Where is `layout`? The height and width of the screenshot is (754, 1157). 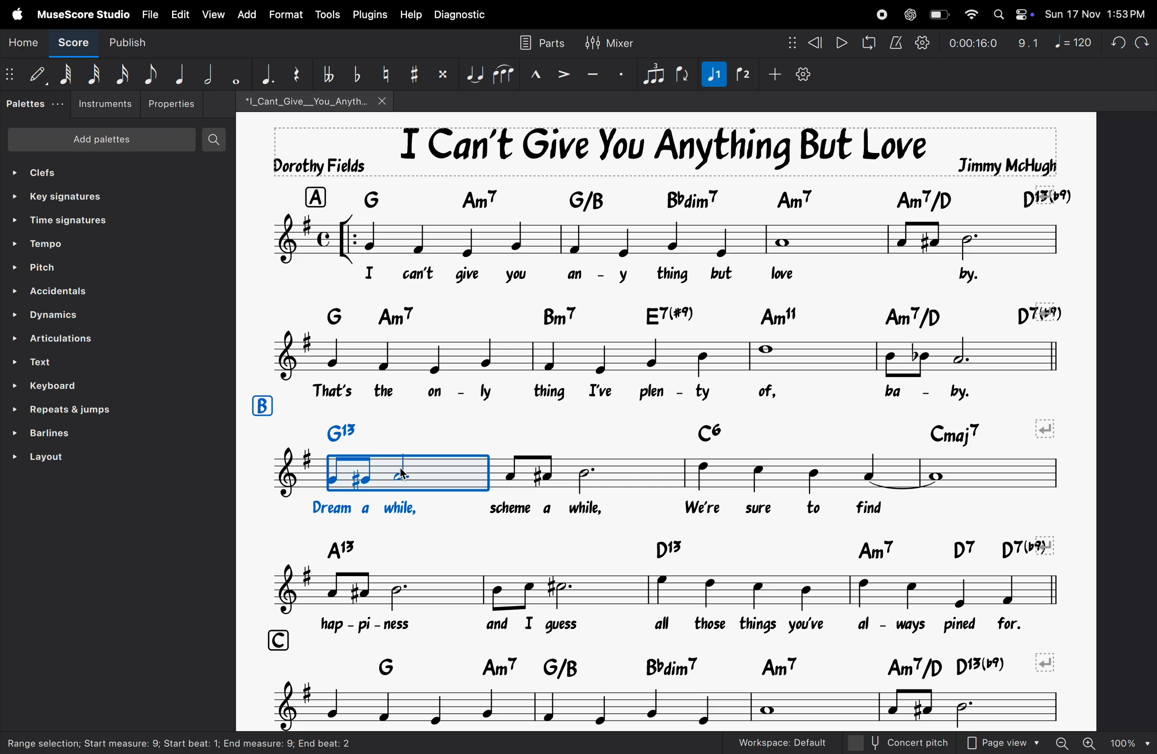 layout is located at coordinates (41, 456).